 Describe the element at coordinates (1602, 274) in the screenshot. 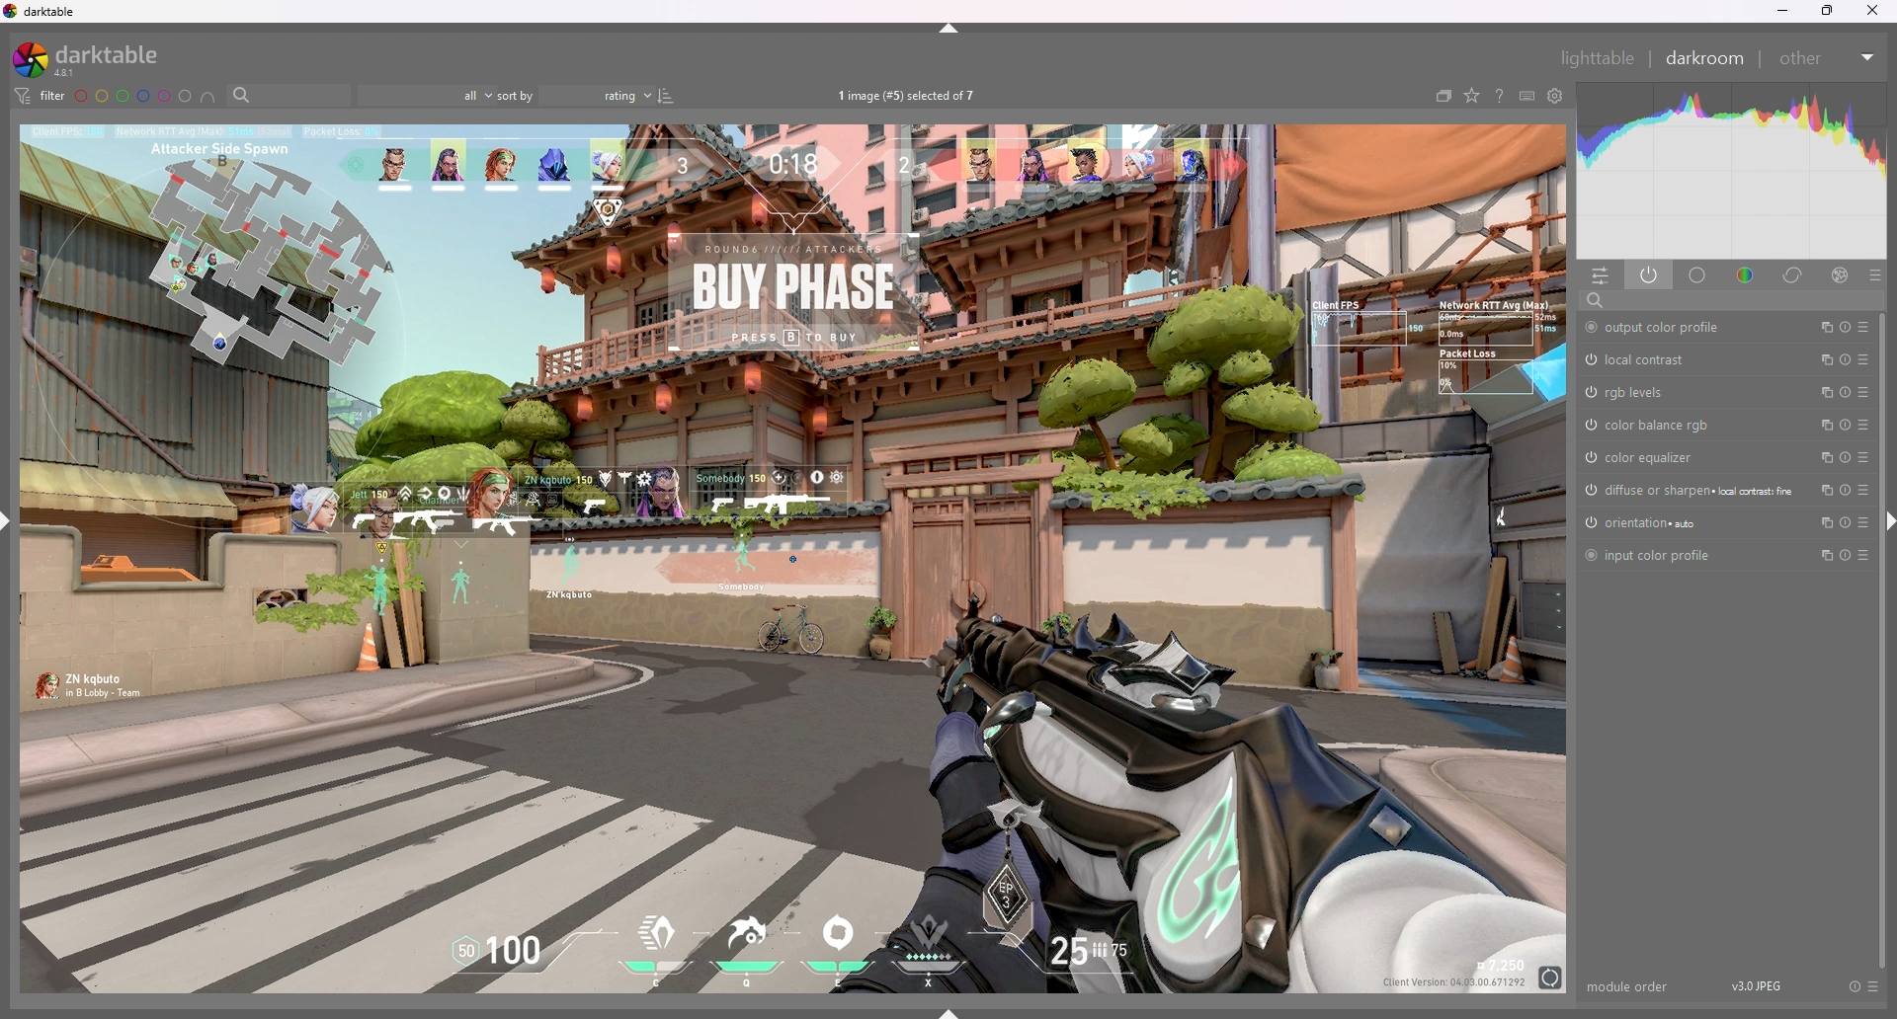

I see `quick access panel` at that location.